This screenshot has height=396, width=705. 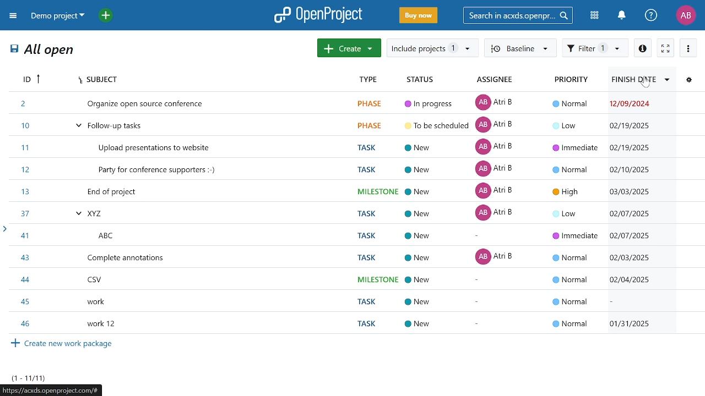 What do you see at coordinates (357, 125) in the screenshot?
I see `task titled "Follow up tasks"` at bounding box center [357, 125].